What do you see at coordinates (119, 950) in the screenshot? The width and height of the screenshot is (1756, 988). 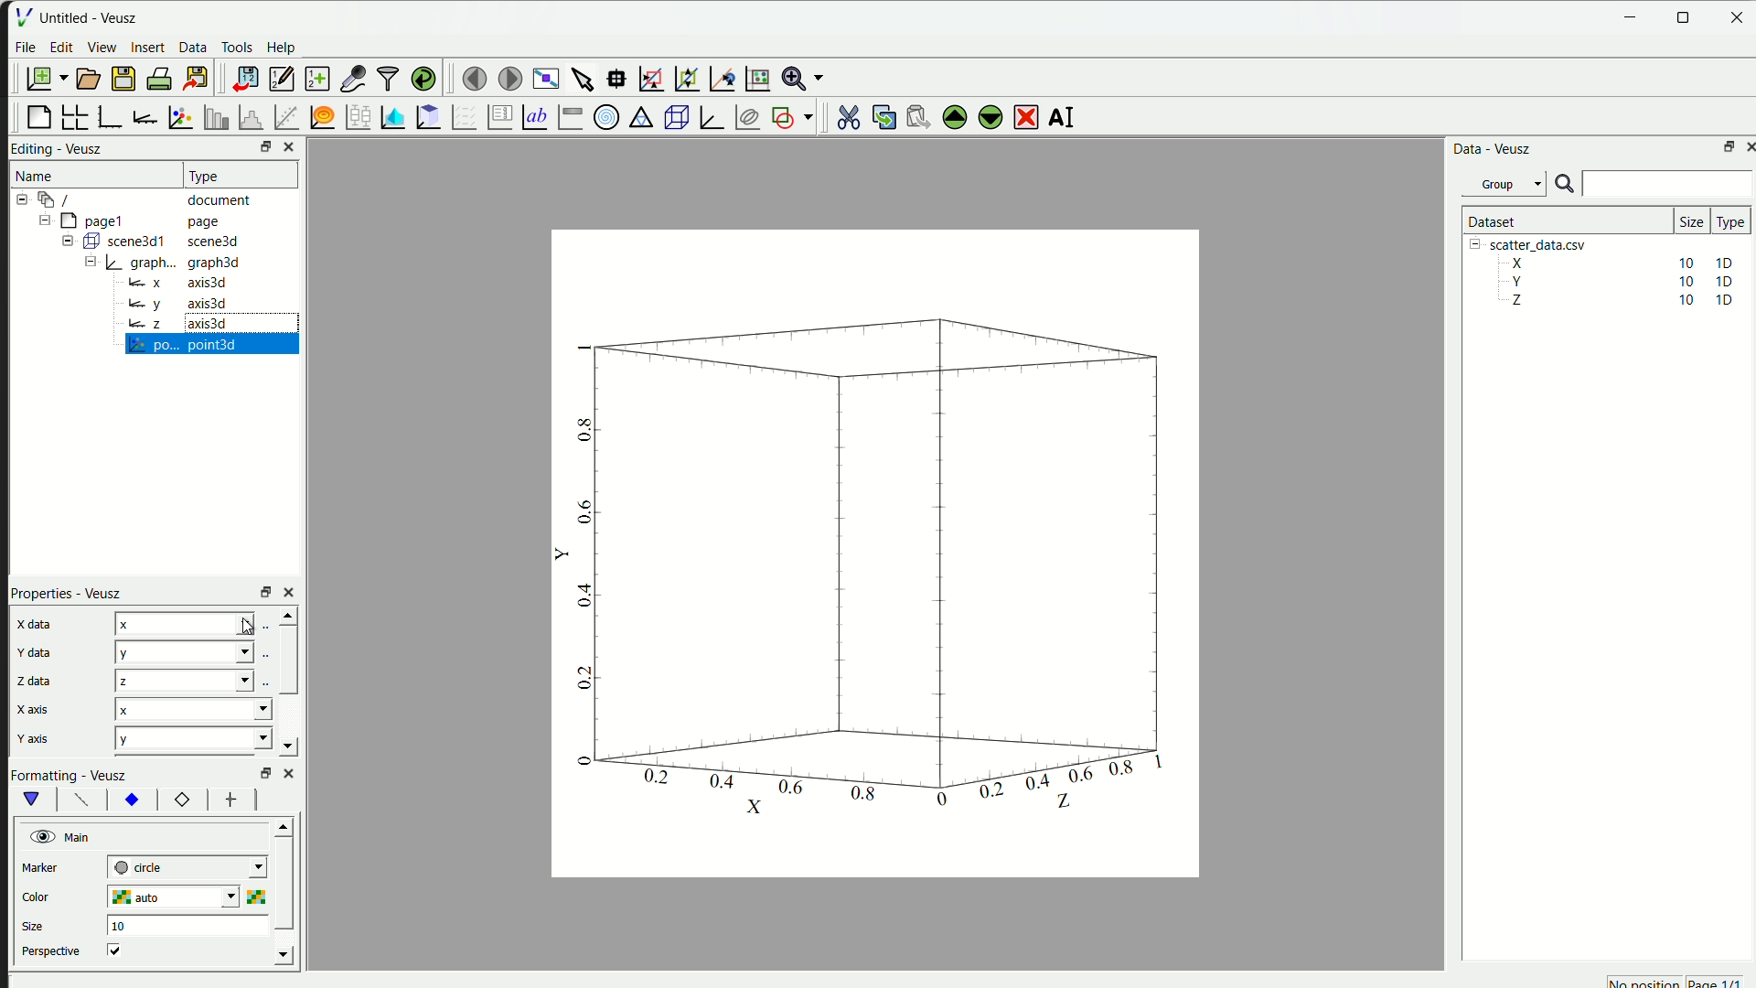 I see `checkbox` at bounding box center [119, 950].